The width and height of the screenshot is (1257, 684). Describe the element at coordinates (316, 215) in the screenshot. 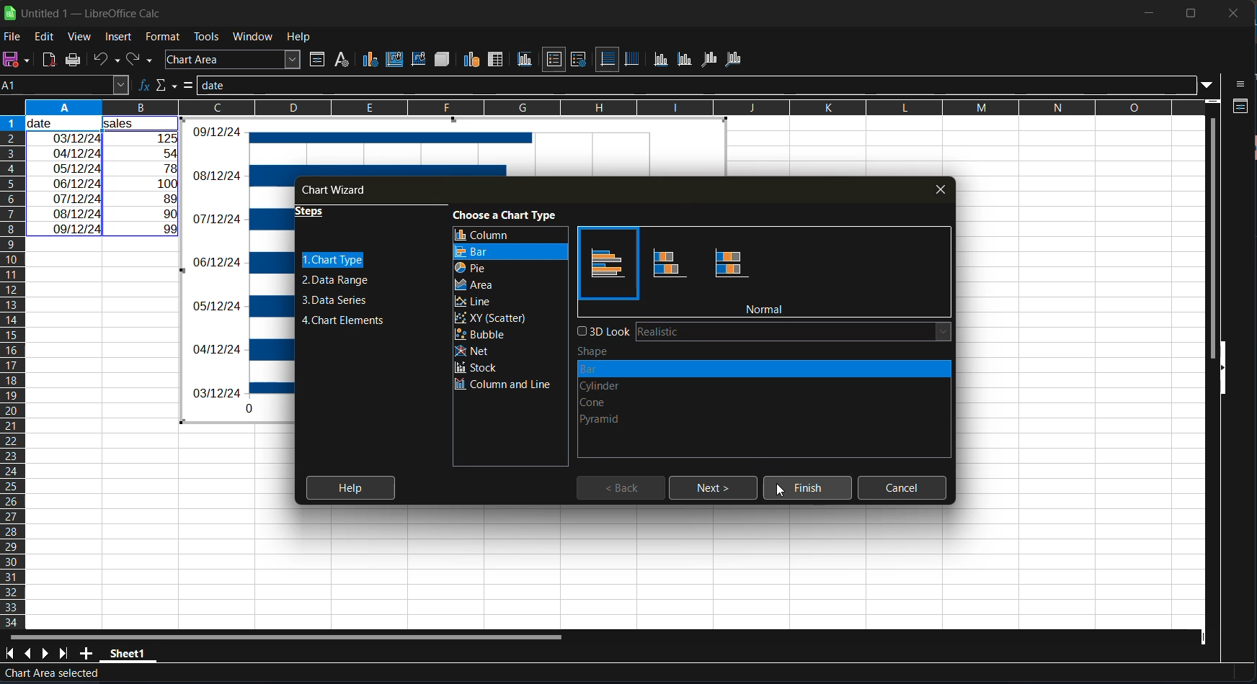

I see `steps` at that location.